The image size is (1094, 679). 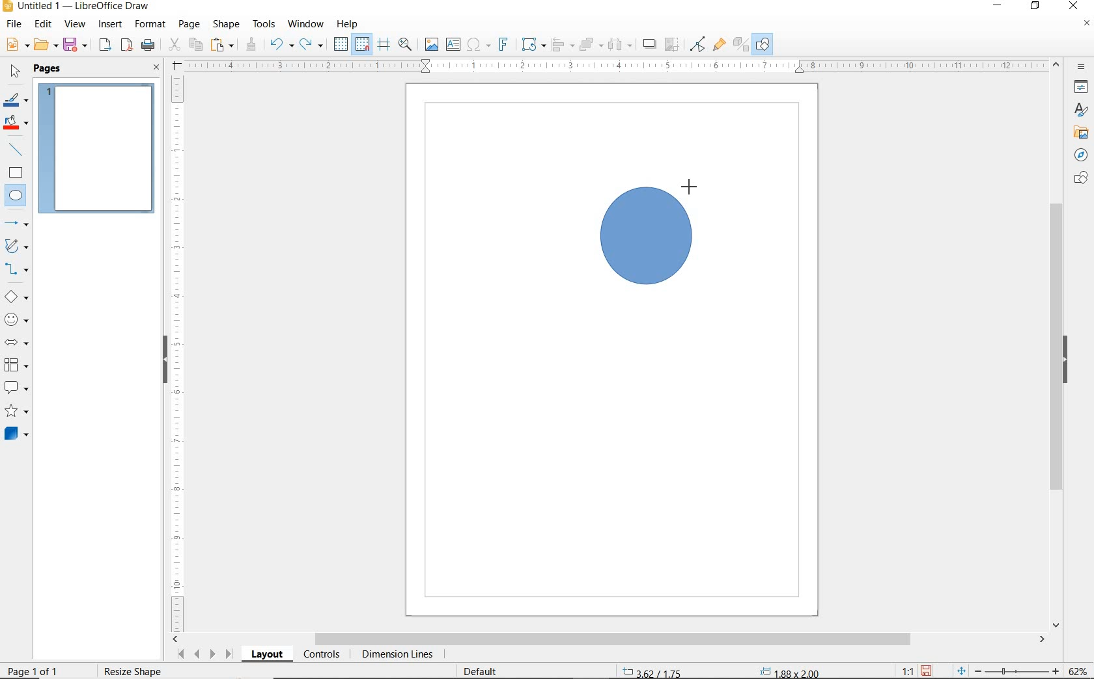 I want to click on REDO, so click(x=312, y=45).